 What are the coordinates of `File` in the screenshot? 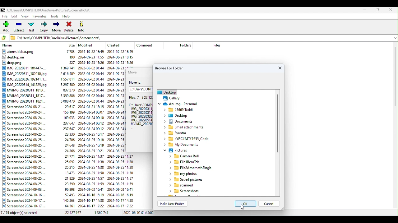 It's located at (192, 168).